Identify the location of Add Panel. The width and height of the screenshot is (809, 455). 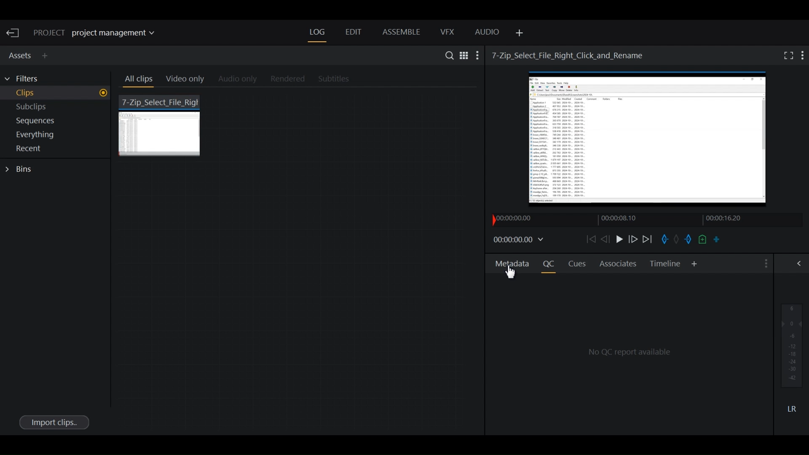
(47, 56).